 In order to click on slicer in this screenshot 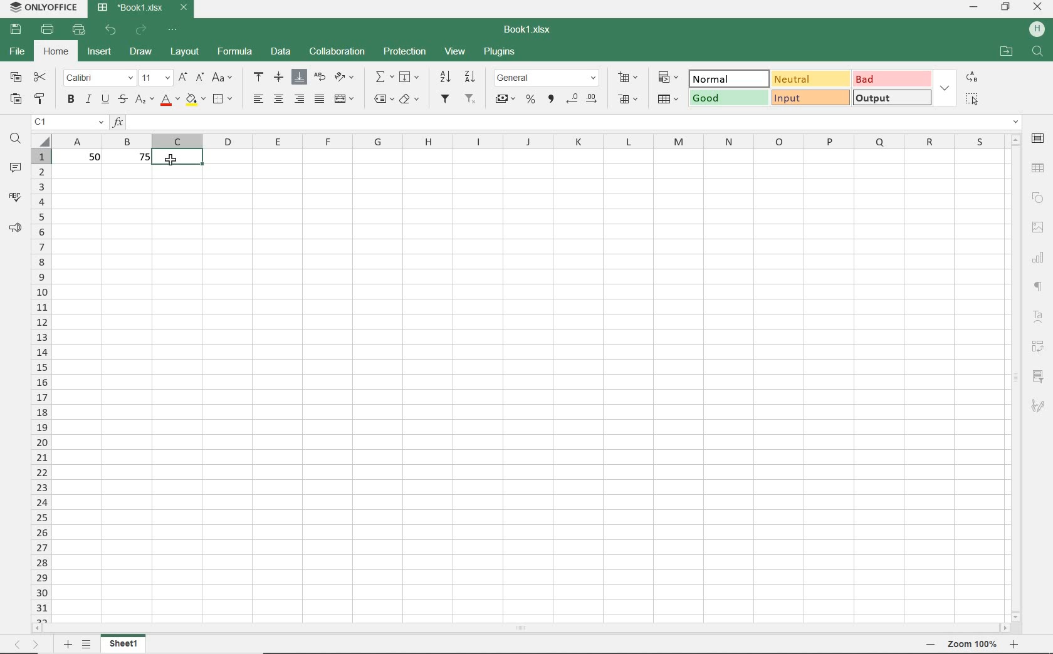, I will do `click(1040, 375)`.